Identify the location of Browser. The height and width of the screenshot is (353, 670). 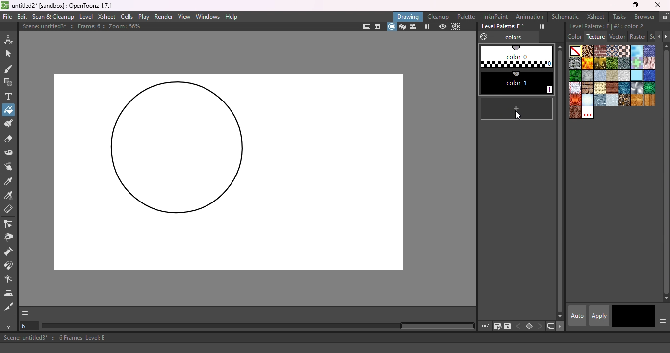
(644, 17).